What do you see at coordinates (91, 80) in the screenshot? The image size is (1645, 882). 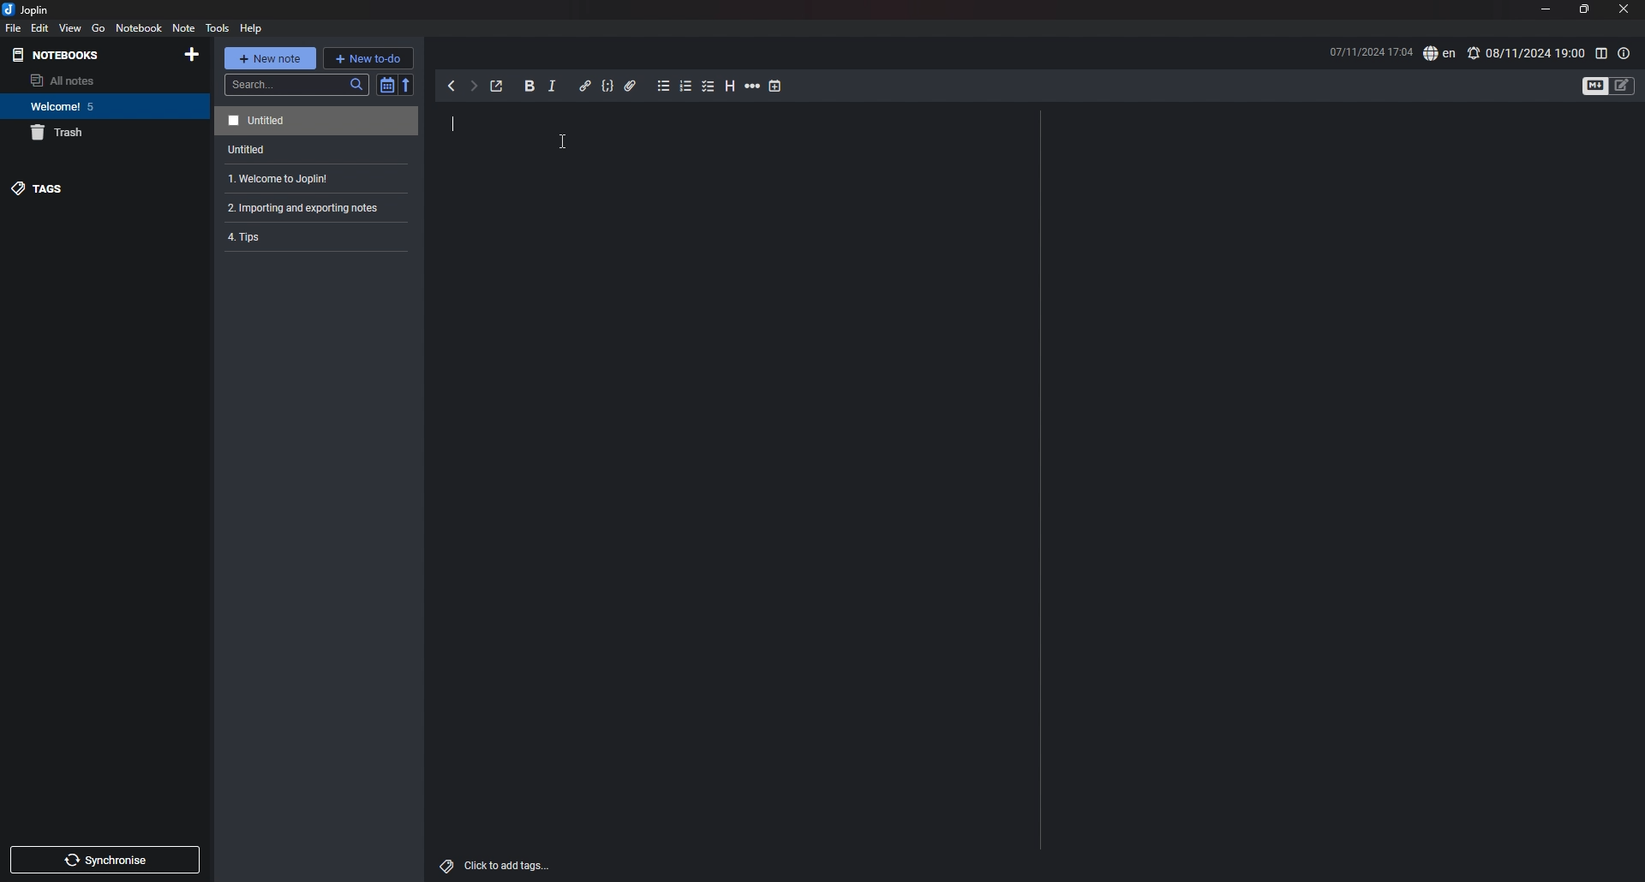 I see `all notes` at bounding box center [91, 80].